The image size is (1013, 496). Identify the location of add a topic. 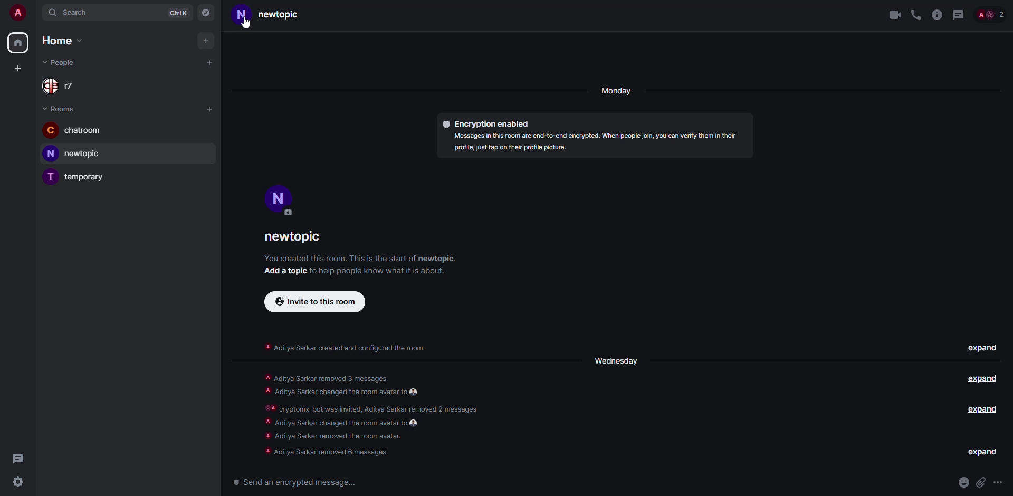
(283, 272).